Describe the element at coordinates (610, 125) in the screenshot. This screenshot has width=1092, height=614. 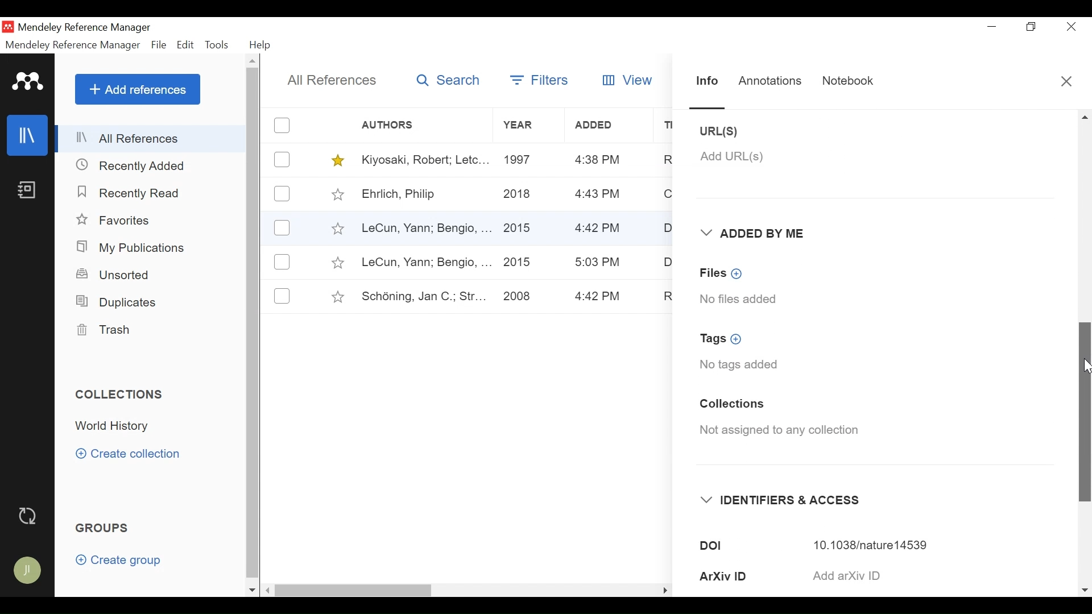
I see `Added` at that location.